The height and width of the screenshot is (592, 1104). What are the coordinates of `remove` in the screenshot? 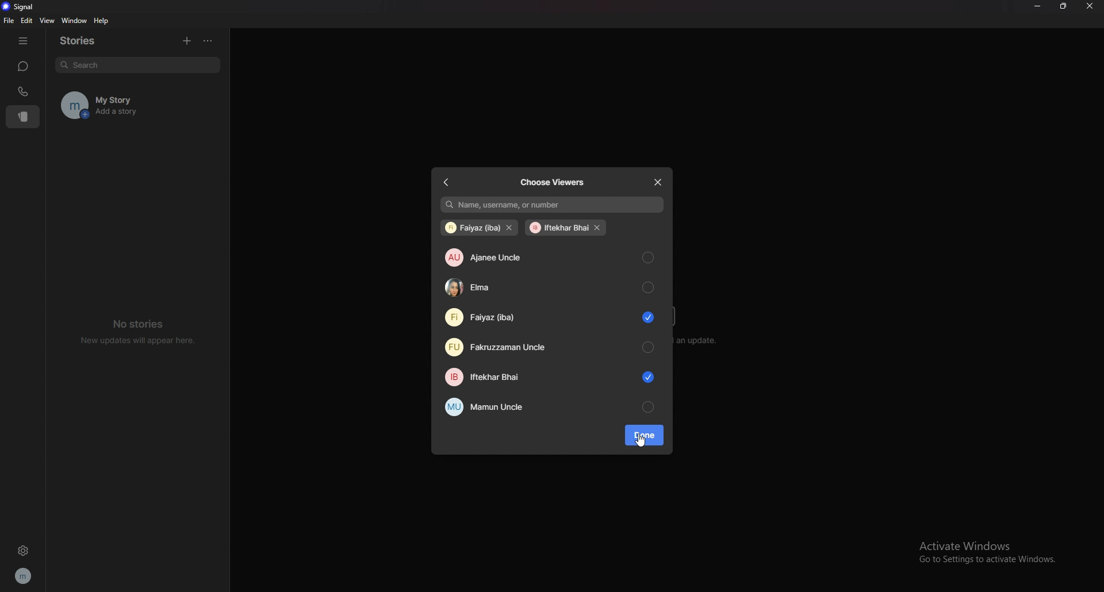 It's located at (508, 228).